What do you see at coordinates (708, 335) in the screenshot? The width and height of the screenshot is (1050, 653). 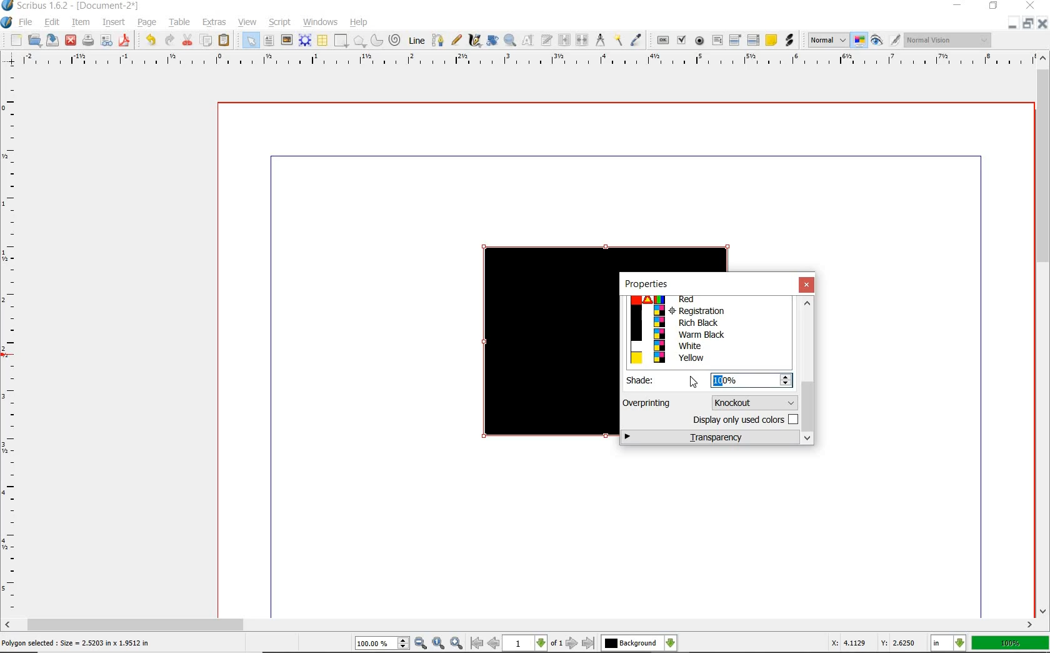 I see `Warm Black` at bounding box center [708, 335].